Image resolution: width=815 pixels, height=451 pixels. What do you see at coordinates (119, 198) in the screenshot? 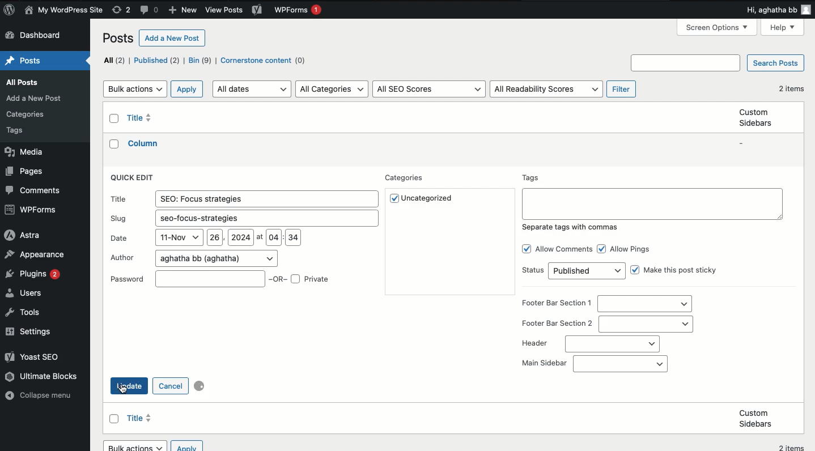
I see `Title` at bounding box center [119, 198].